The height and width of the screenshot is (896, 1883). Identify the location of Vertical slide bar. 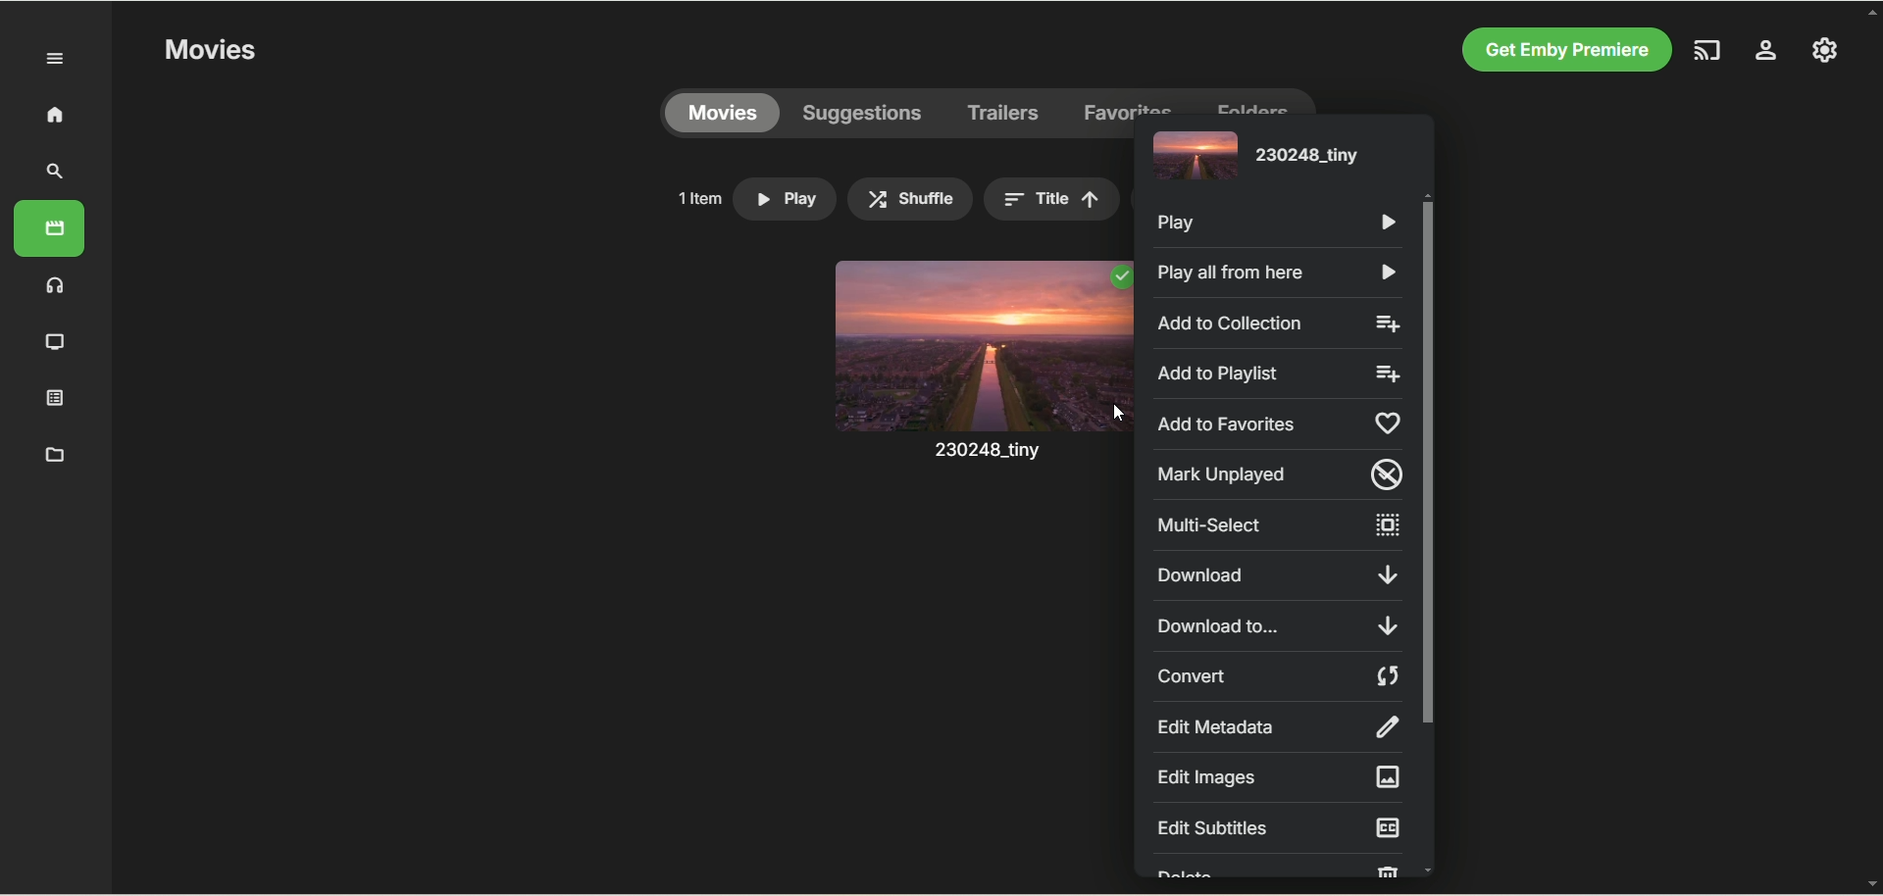
(1428, 532).